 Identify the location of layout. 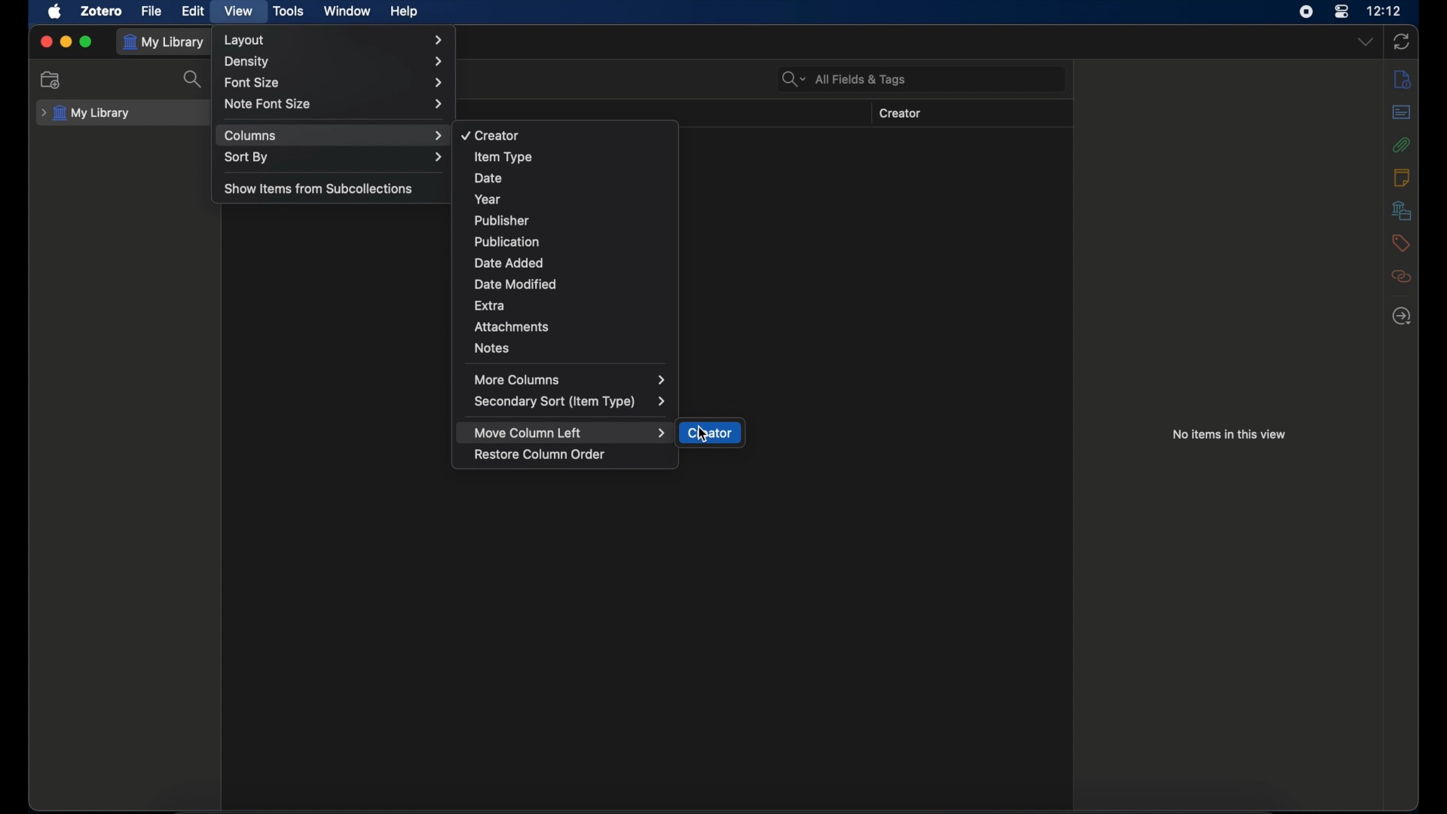
(335, 40).